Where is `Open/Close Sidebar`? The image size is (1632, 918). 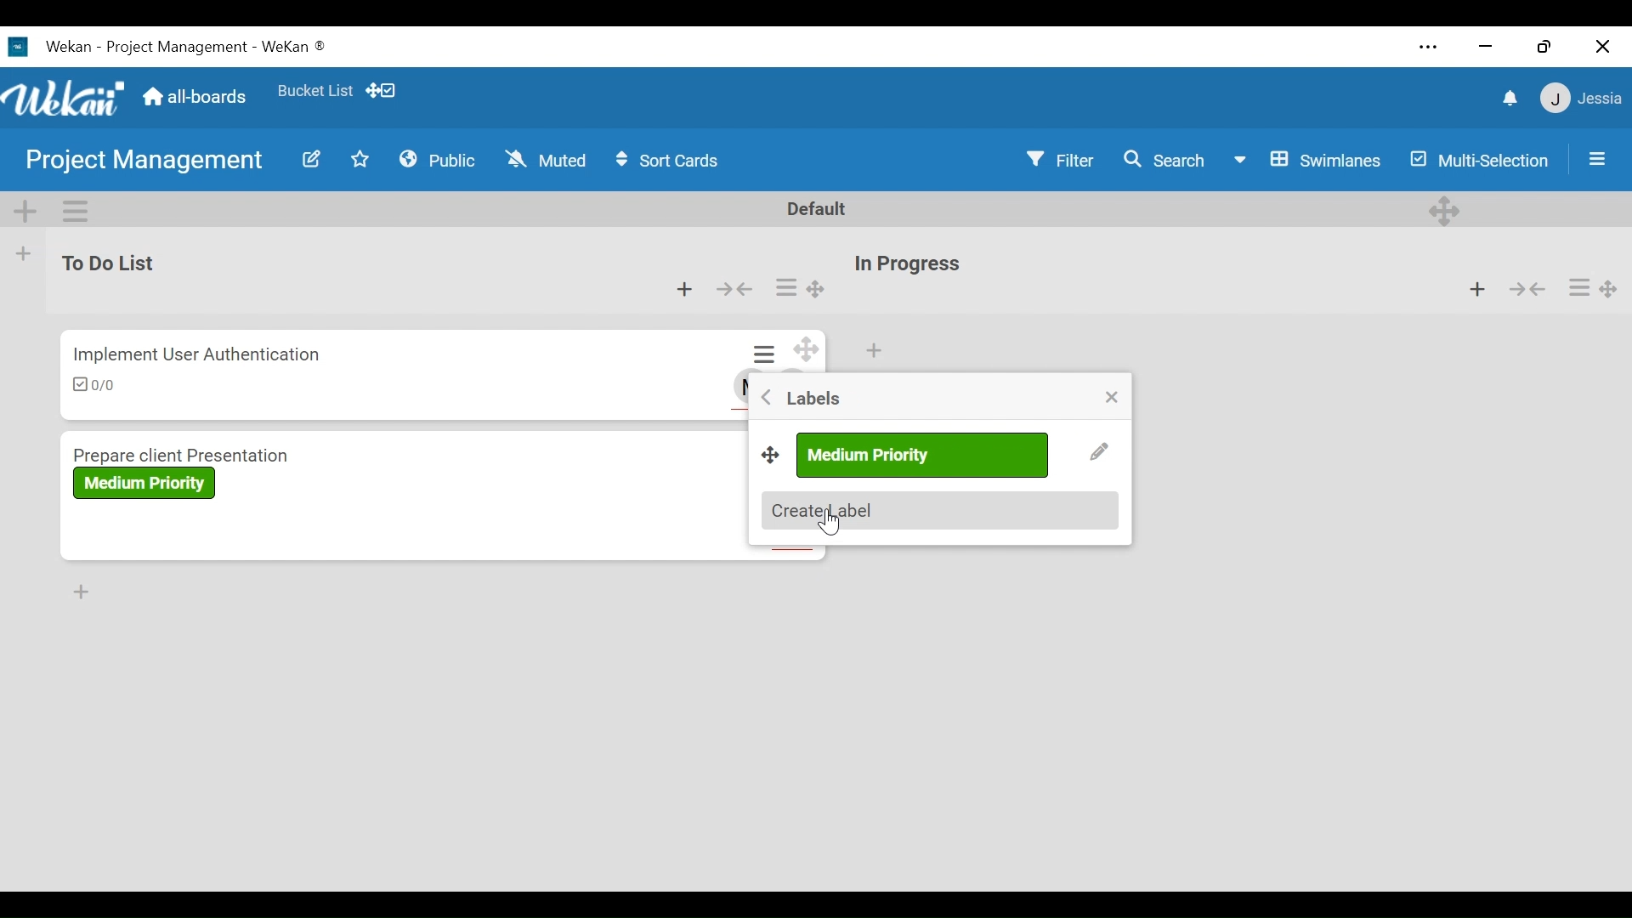
Open/Close Sidebar is located at coordinates (1595, 157).